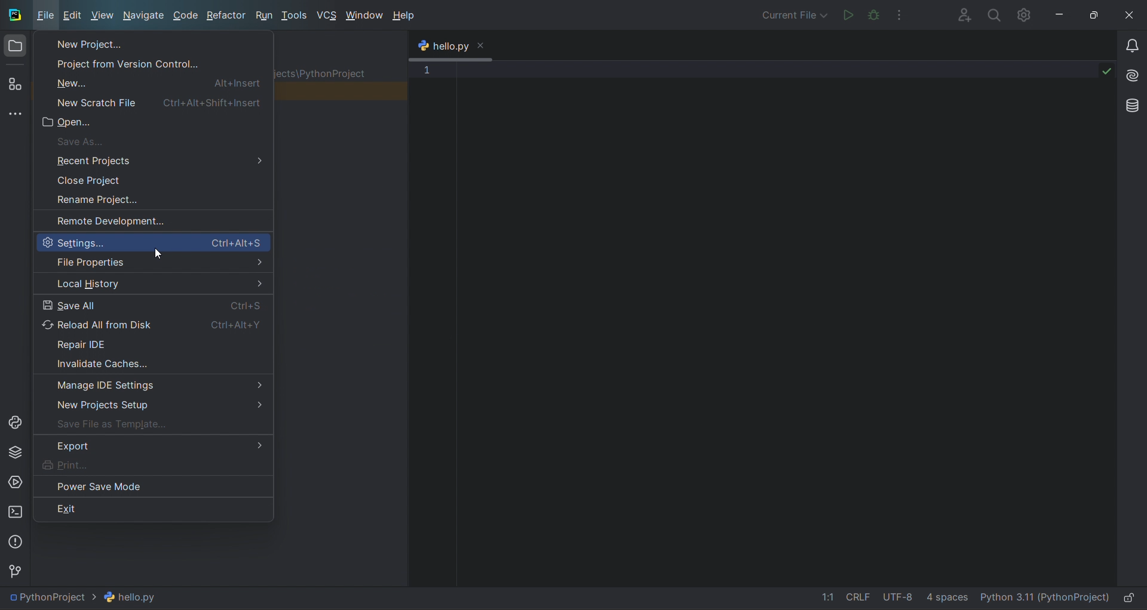  Describe the element at coordinates (1100, 14) in the screenshot. I see `maximize` at that location.